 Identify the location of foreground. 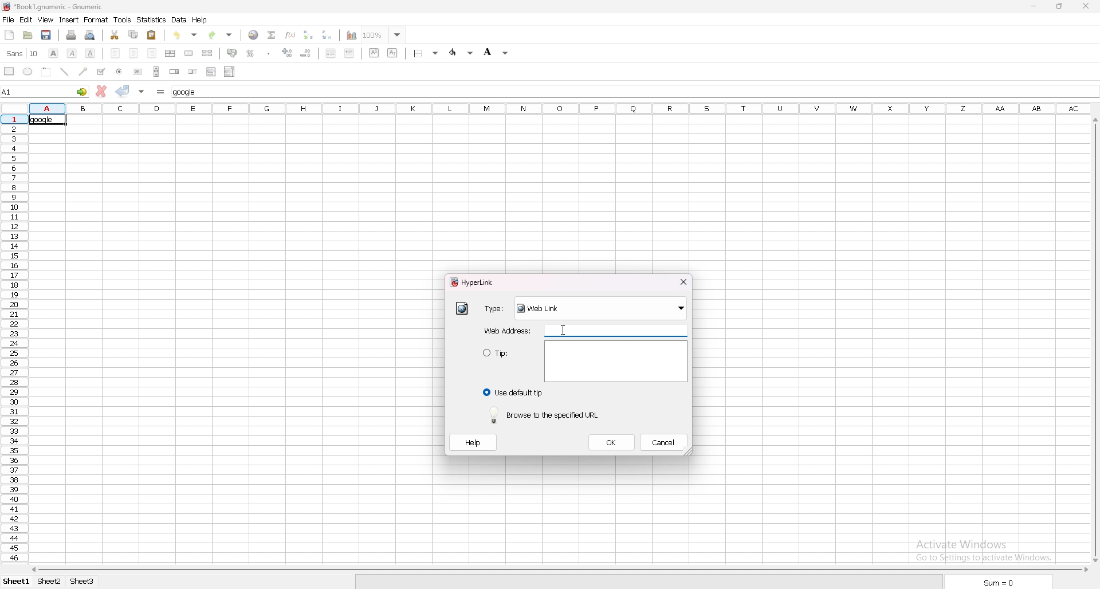
(462, 53).